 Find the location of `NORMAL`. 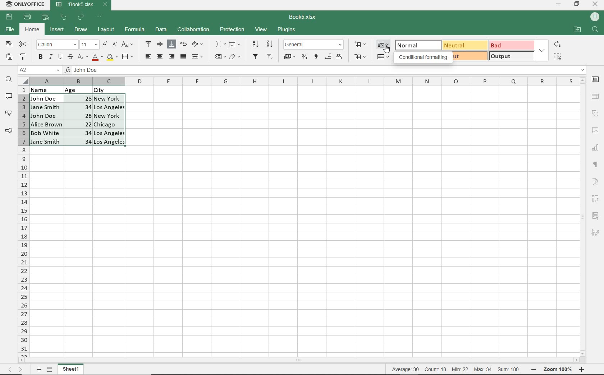

NORMAL is located at coordinates (415, 44).